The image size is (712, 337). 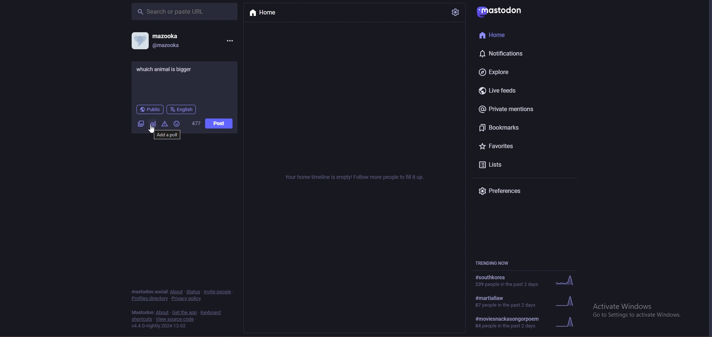 I want to click on View source code, so click(x=177, y=319).